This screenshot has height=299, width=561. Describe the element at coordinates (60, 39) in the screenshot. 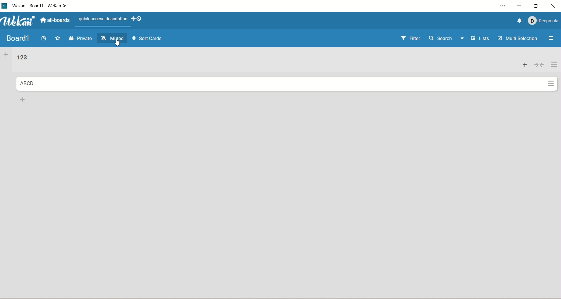

I see `favorite` at that location.